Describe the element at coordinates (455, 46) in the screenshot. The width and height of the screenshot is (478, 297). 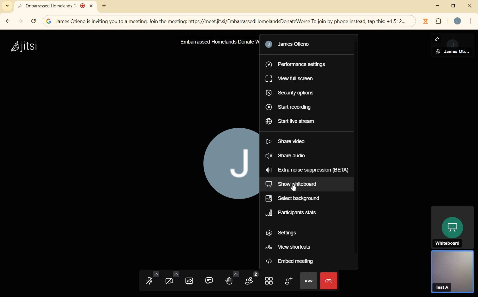
I see `MODERATOR PANEL VIEW` at that location.